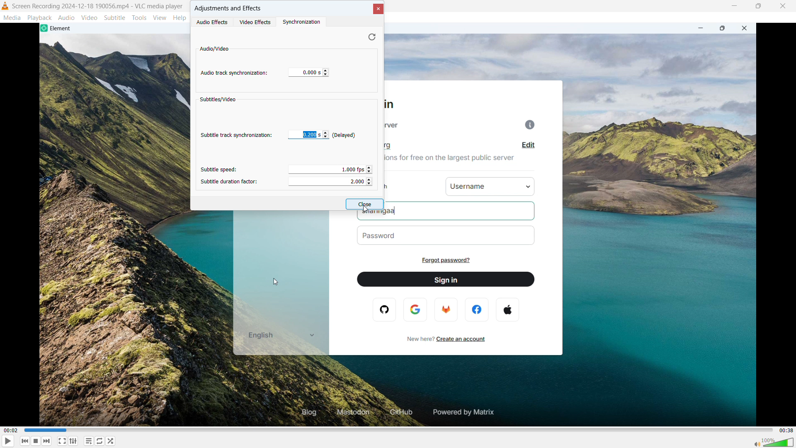  What do you see at coordinates (783, 6) in the screenshot?
I see `close` at bounding box center [783, 6].